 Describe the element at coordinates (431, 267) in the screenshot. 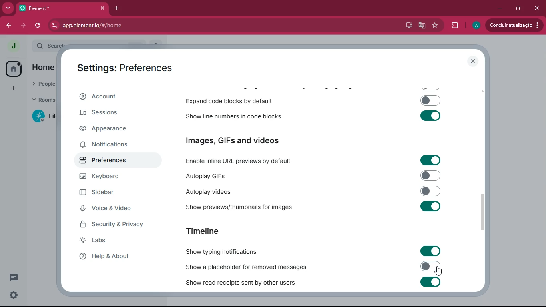

I see `toggled off` at that location.